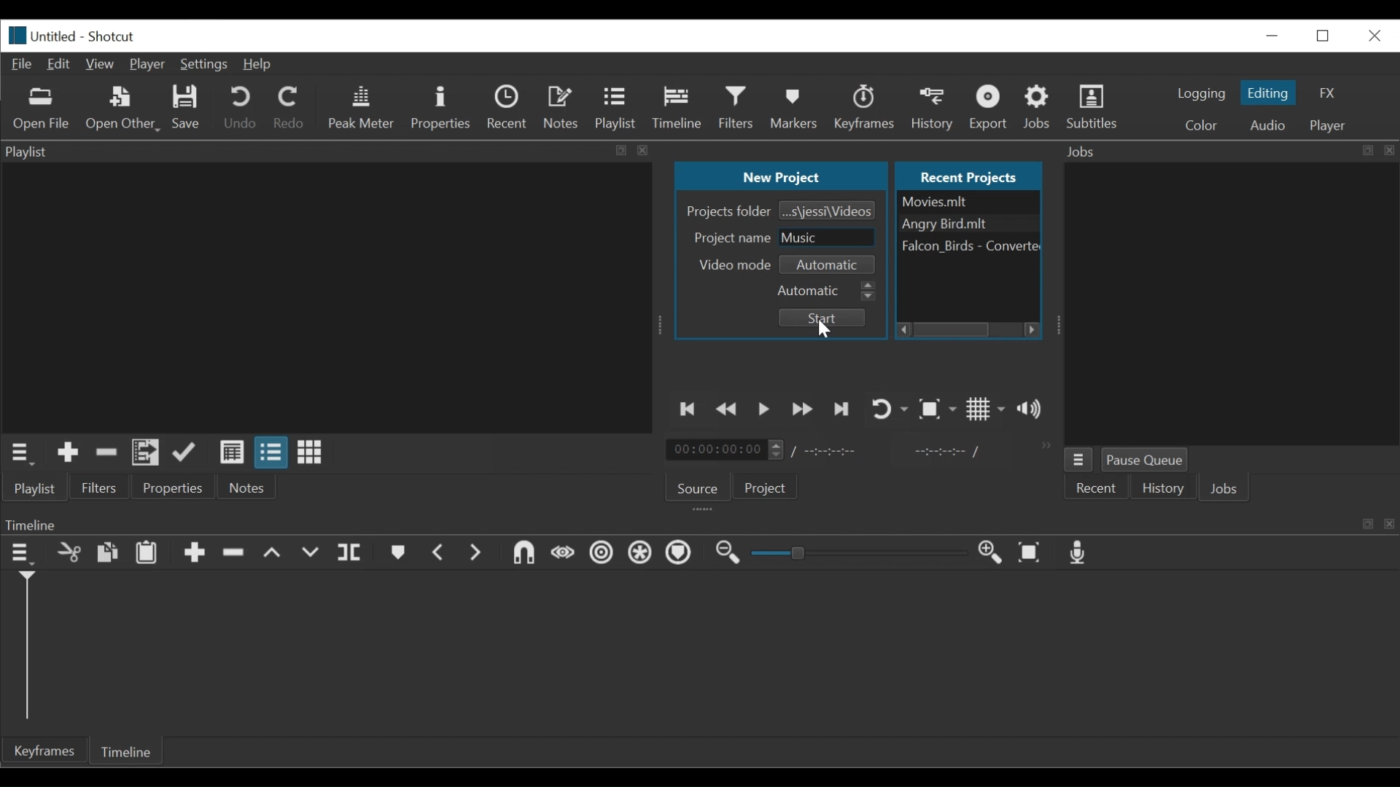  What do you see at coordinates (186, 453) in the screenshot?
I see `Update` at bounding box center [186, 453].